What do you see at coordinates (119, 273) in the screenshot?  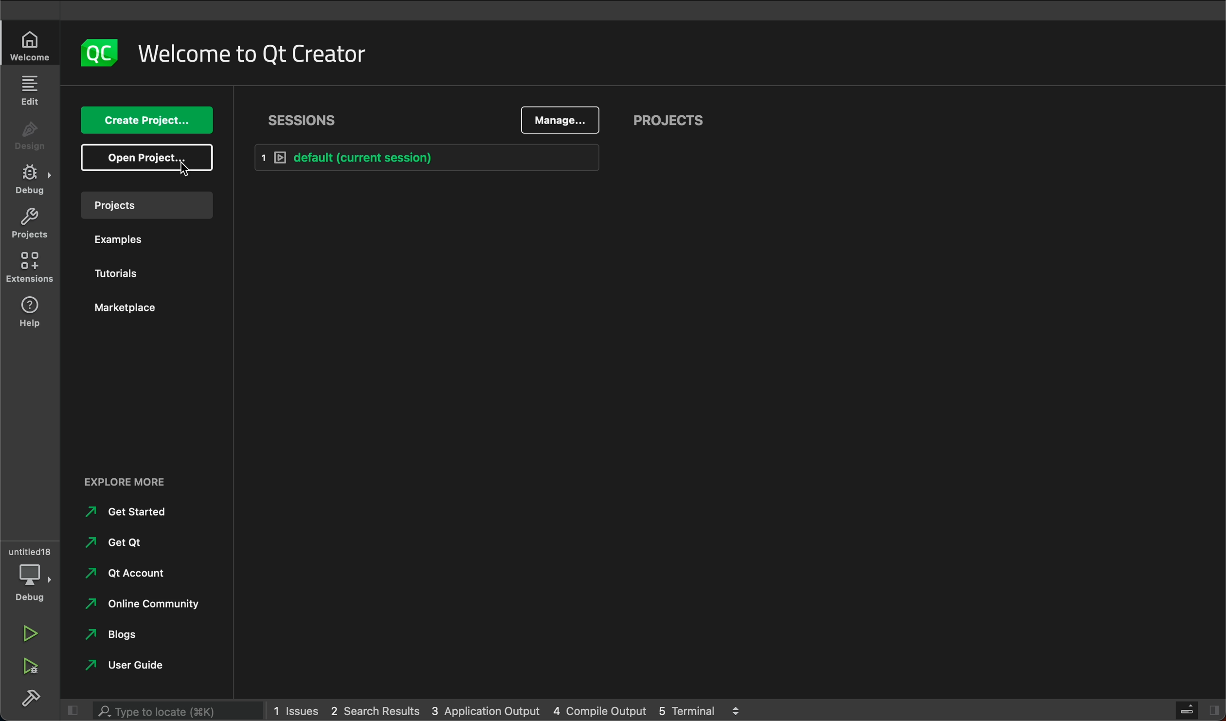 I see `tutorials` at bounding box center [119, 273].